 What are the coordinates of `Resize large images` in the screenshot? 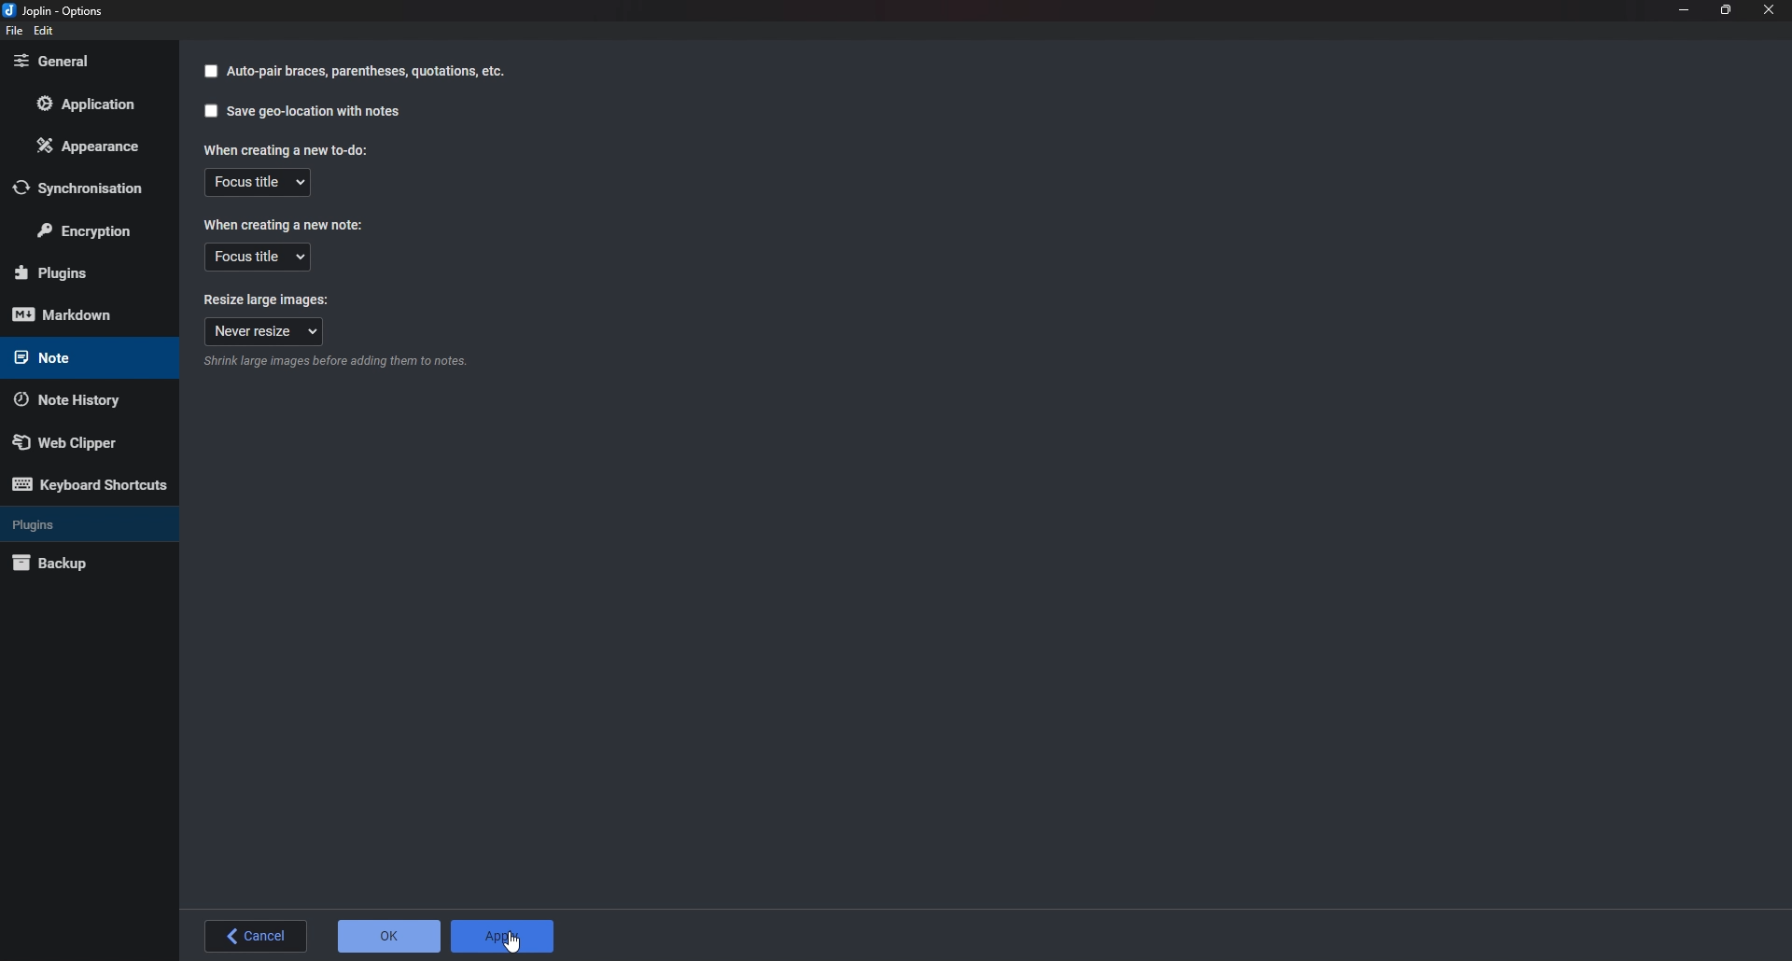 It's located at (269, 299).